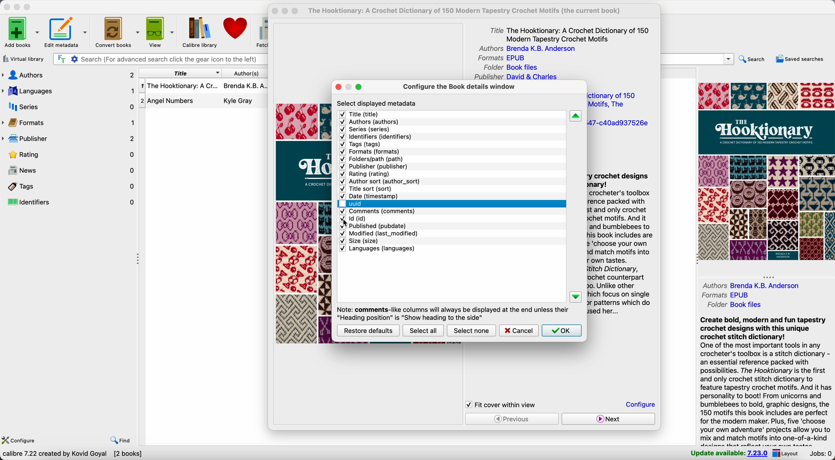 Image resolution: width=835 pixels, height=460 pixels. What do you see at coordinates (28, 7) in the screenshot?
I see `maximize` at bounding box center [28, 7].